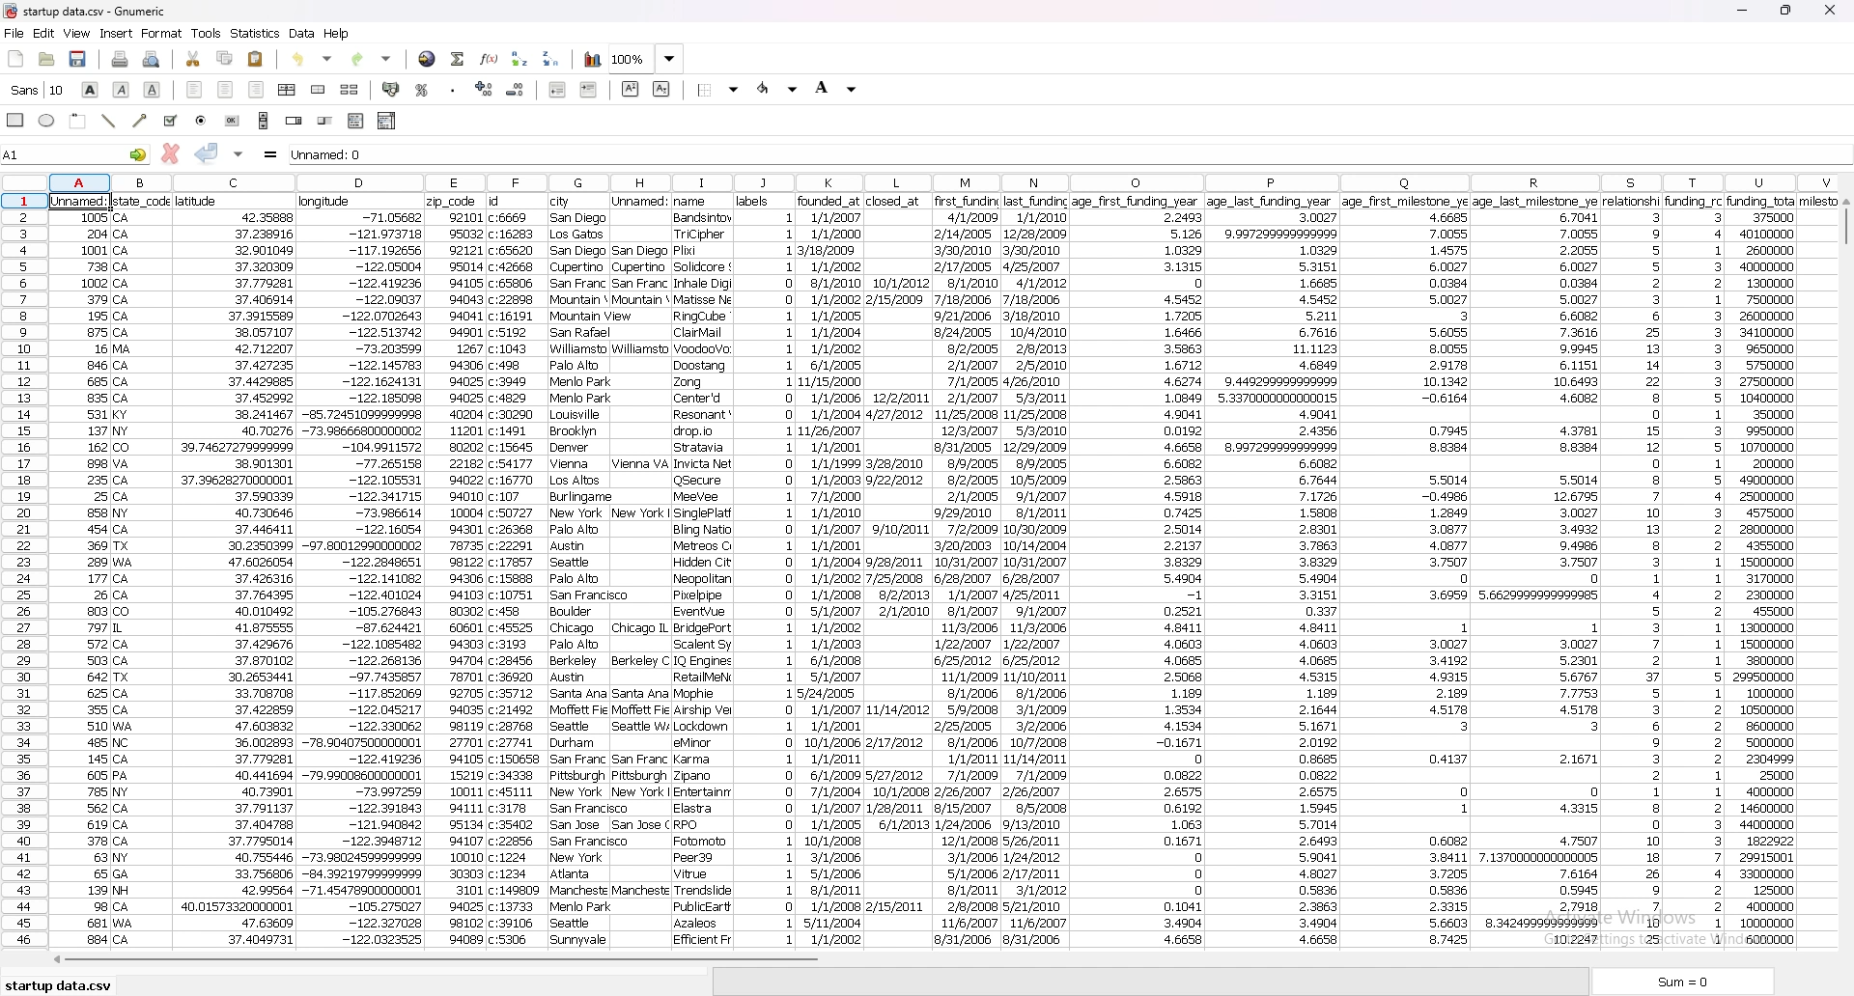 This screenshot has height=996, width=1854. Describe the element at coordinates (109, 121) in the screenshot. I see `line` at that location.